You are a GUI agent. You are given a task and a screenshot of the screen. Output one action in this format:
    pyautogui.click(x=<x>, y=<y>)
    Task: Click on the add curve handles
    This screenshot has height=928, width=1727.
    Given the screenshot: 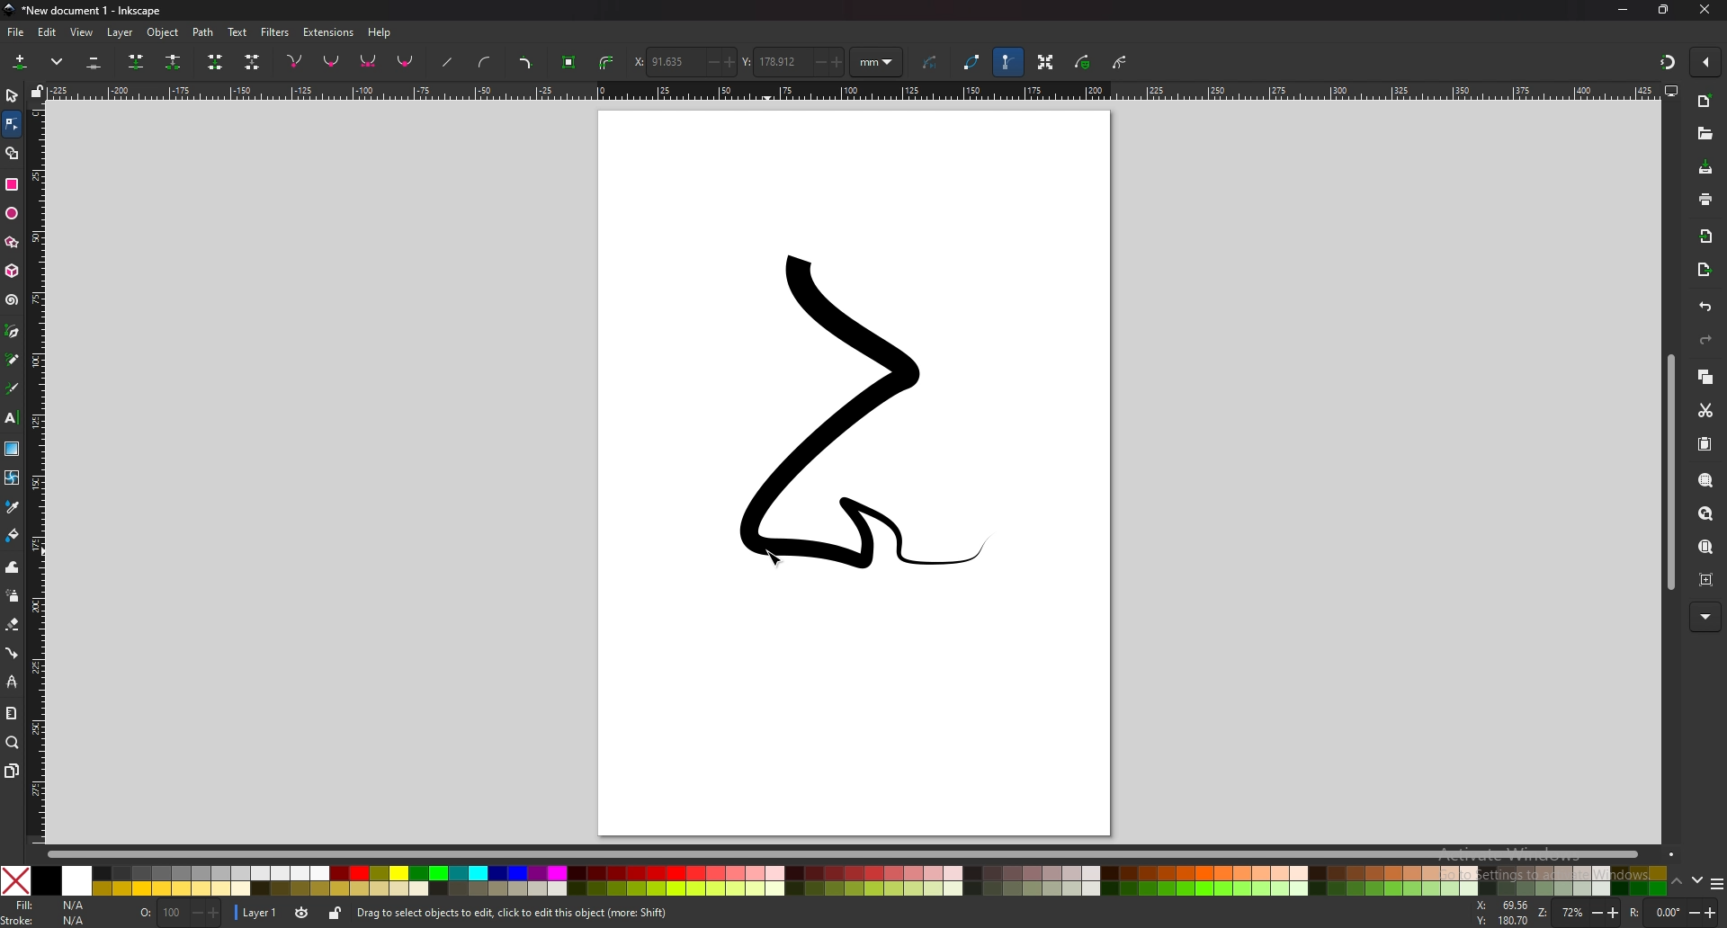 What is the action you would take?
    pyautogui.click(x=488, y=62)
    